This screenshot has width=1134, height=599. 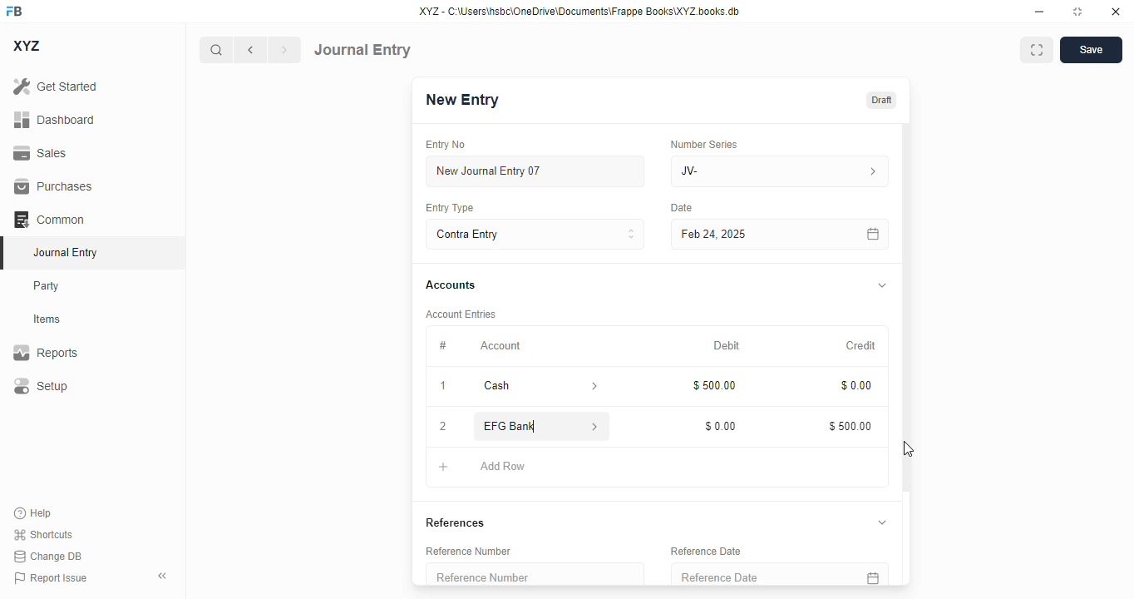 I want to click on debit, so click(x=727, y=345).